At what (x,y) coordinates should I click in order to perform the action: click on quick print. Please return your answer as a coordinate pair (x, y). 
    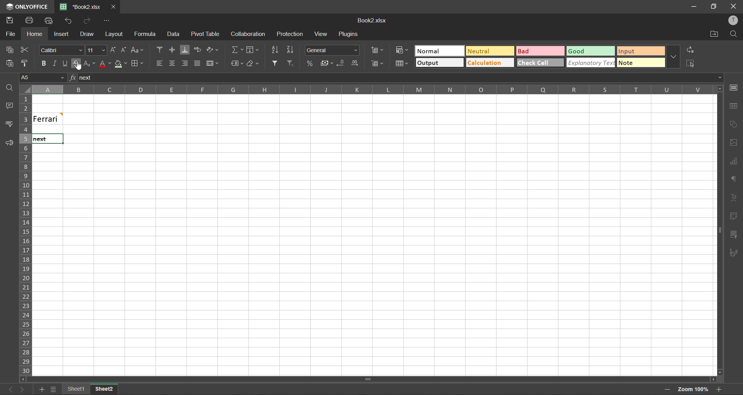
    Looking at the image, I should click on (49, 21).